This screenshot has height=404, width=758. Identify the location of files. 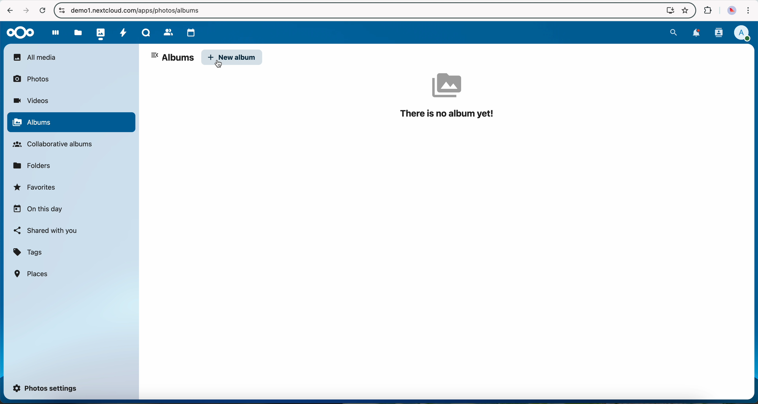
(77, 32).